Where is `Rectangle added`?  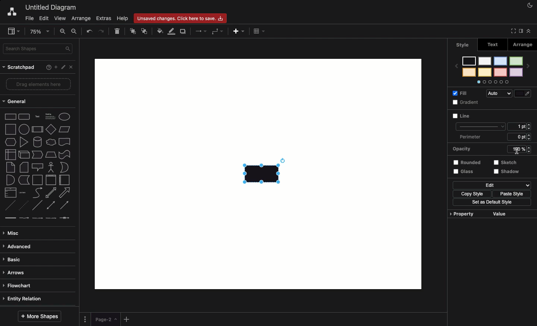
Rectangle added is located at coordinates (263, 173).